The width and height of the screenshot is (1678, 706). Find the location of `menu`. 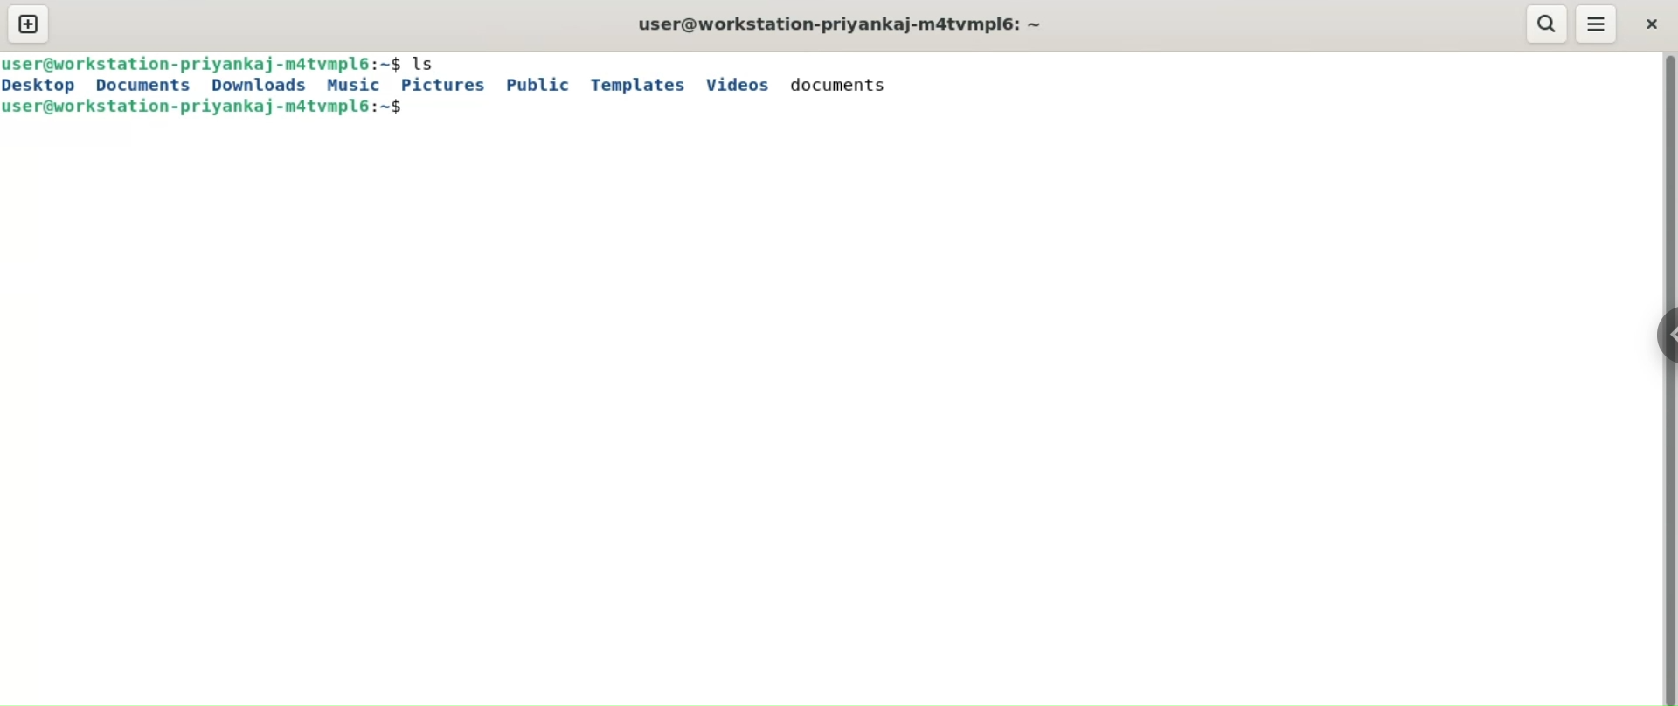

menu is located at coordinates (1598, 25).